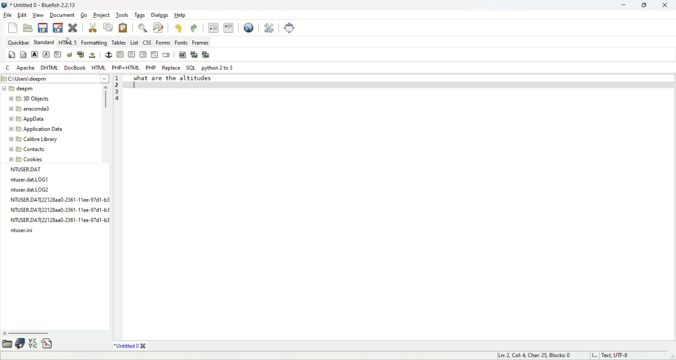 The image size is (676, 360). What do you see at coordinates (140, 15) in the screenshot?
I see `tags` at bounding box center [140, 15].